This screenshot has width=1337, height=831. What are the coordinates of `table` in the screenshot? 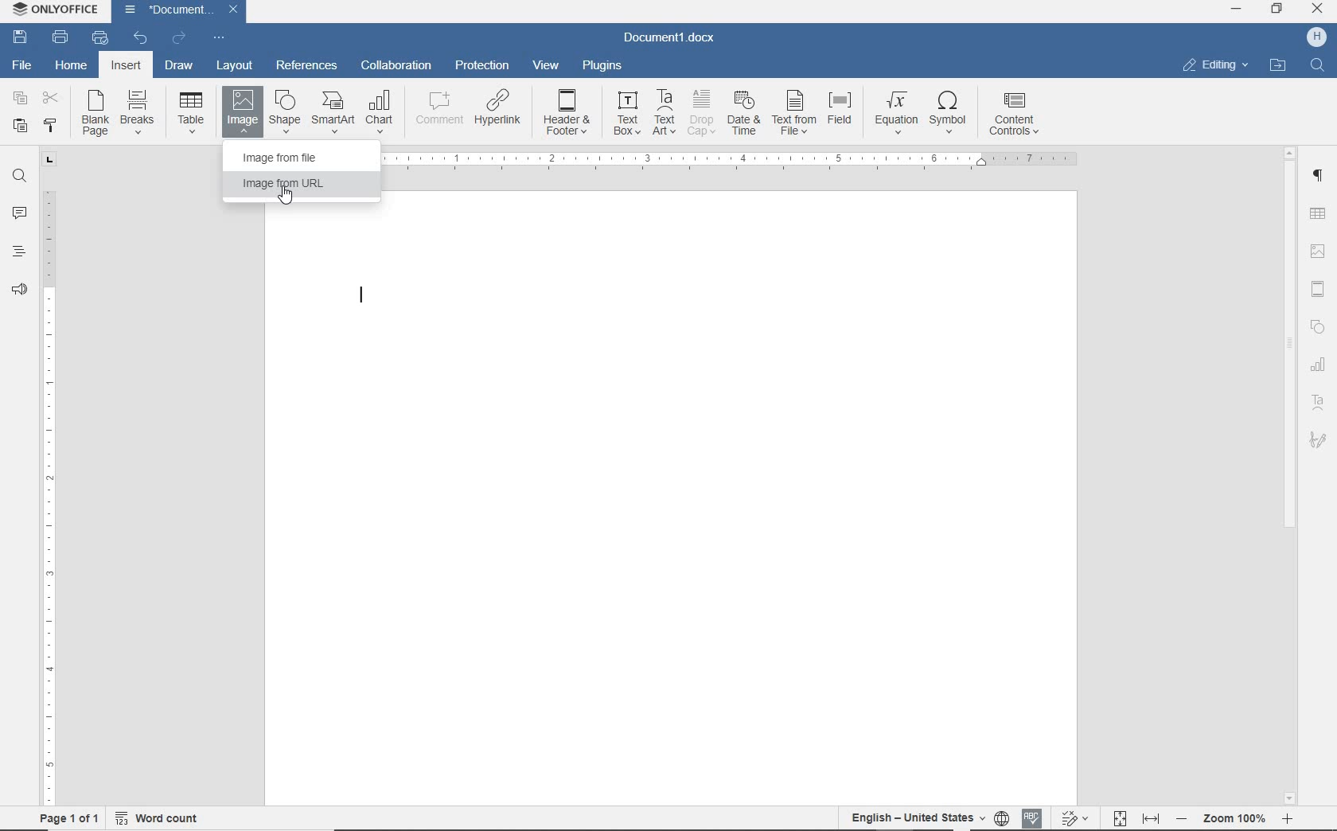 It's located at (193, 114).